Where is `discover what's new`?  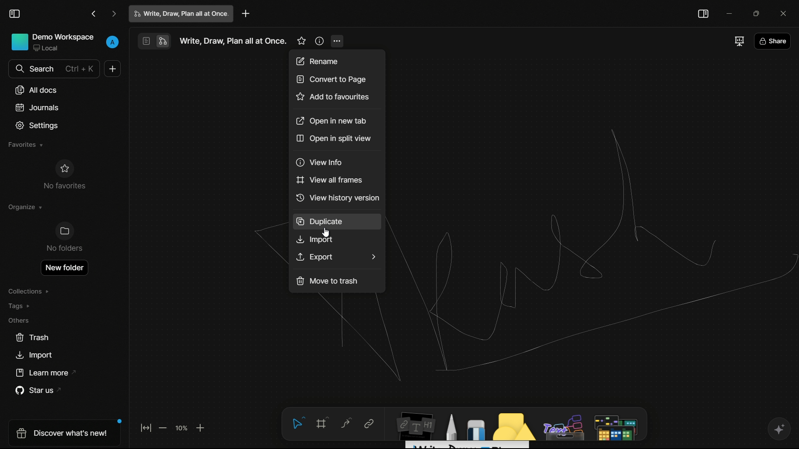
discover what's new is located at coordinates (63, 432).